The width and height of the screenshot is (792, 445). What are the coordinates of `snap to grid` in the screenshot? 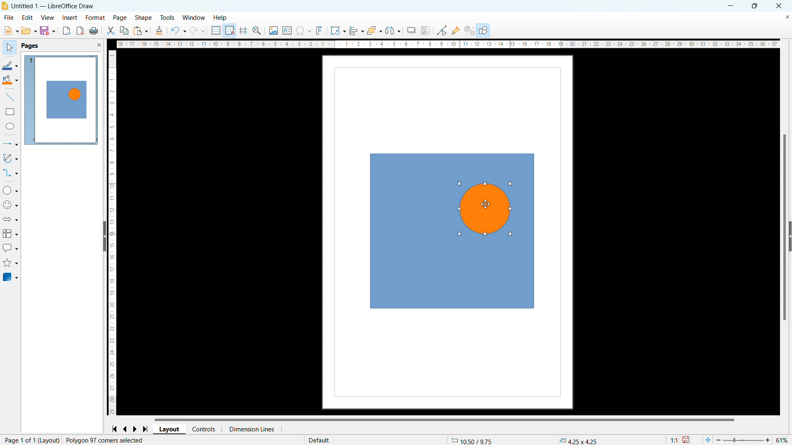 It's located at (229, 31).